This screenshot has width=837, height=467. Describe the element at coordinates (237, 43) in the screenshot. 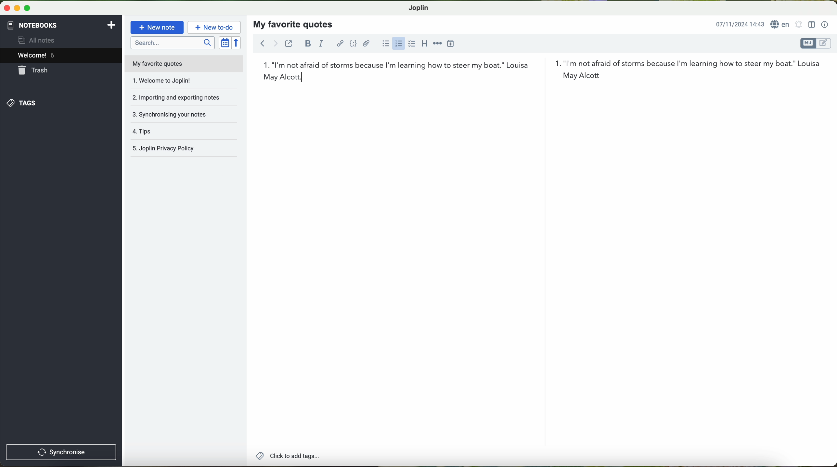

I see `reverse sort order` at that location.